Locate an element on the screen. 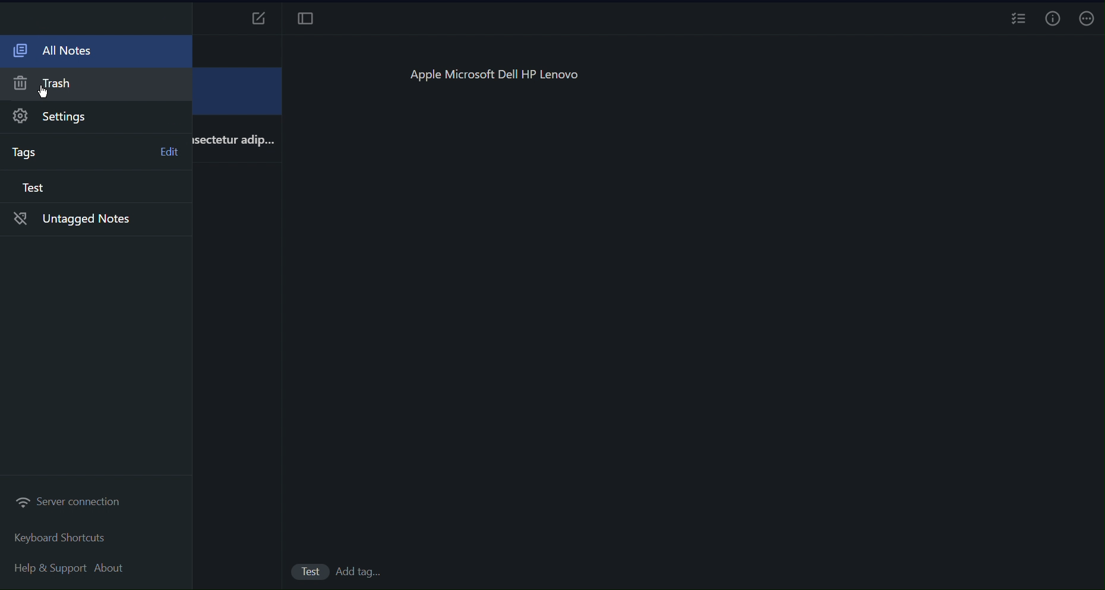 The height and width of the screenshot is (590, 1105). Settings is located at coordinates (56, 117).